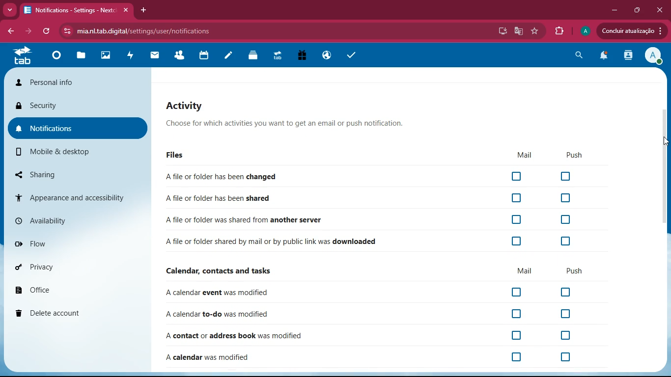 The image size is (671, 377). Describe the element at coordinates (131, 58) in the screenshot. I see `activity` at that location.